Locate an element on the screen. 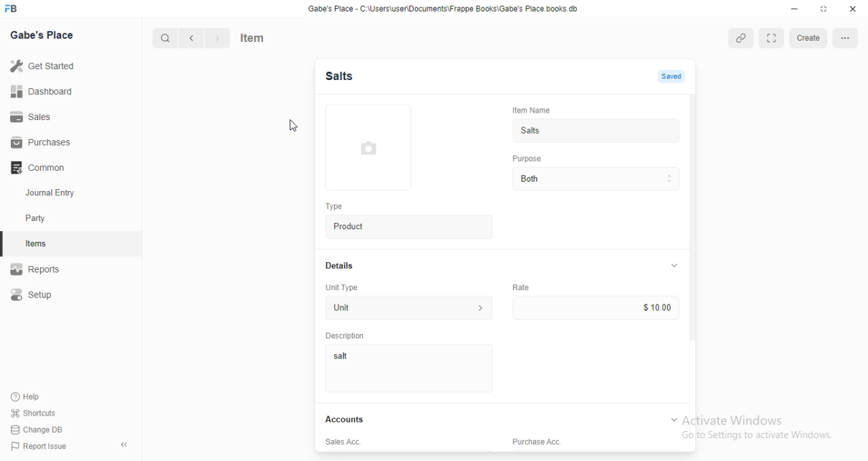 This screenshot has width=868, height=461. Salts is located at coordinates (534, 129).